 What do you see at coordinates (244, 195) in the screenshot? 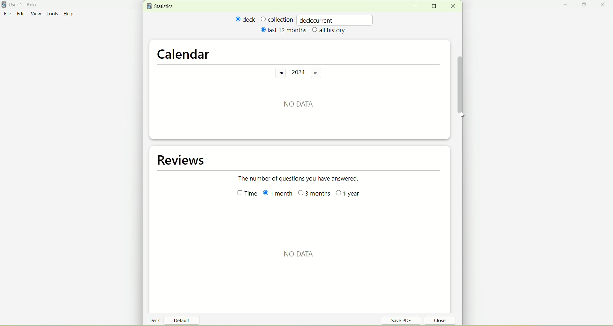
I see `time` at bounding box center [244, 195].